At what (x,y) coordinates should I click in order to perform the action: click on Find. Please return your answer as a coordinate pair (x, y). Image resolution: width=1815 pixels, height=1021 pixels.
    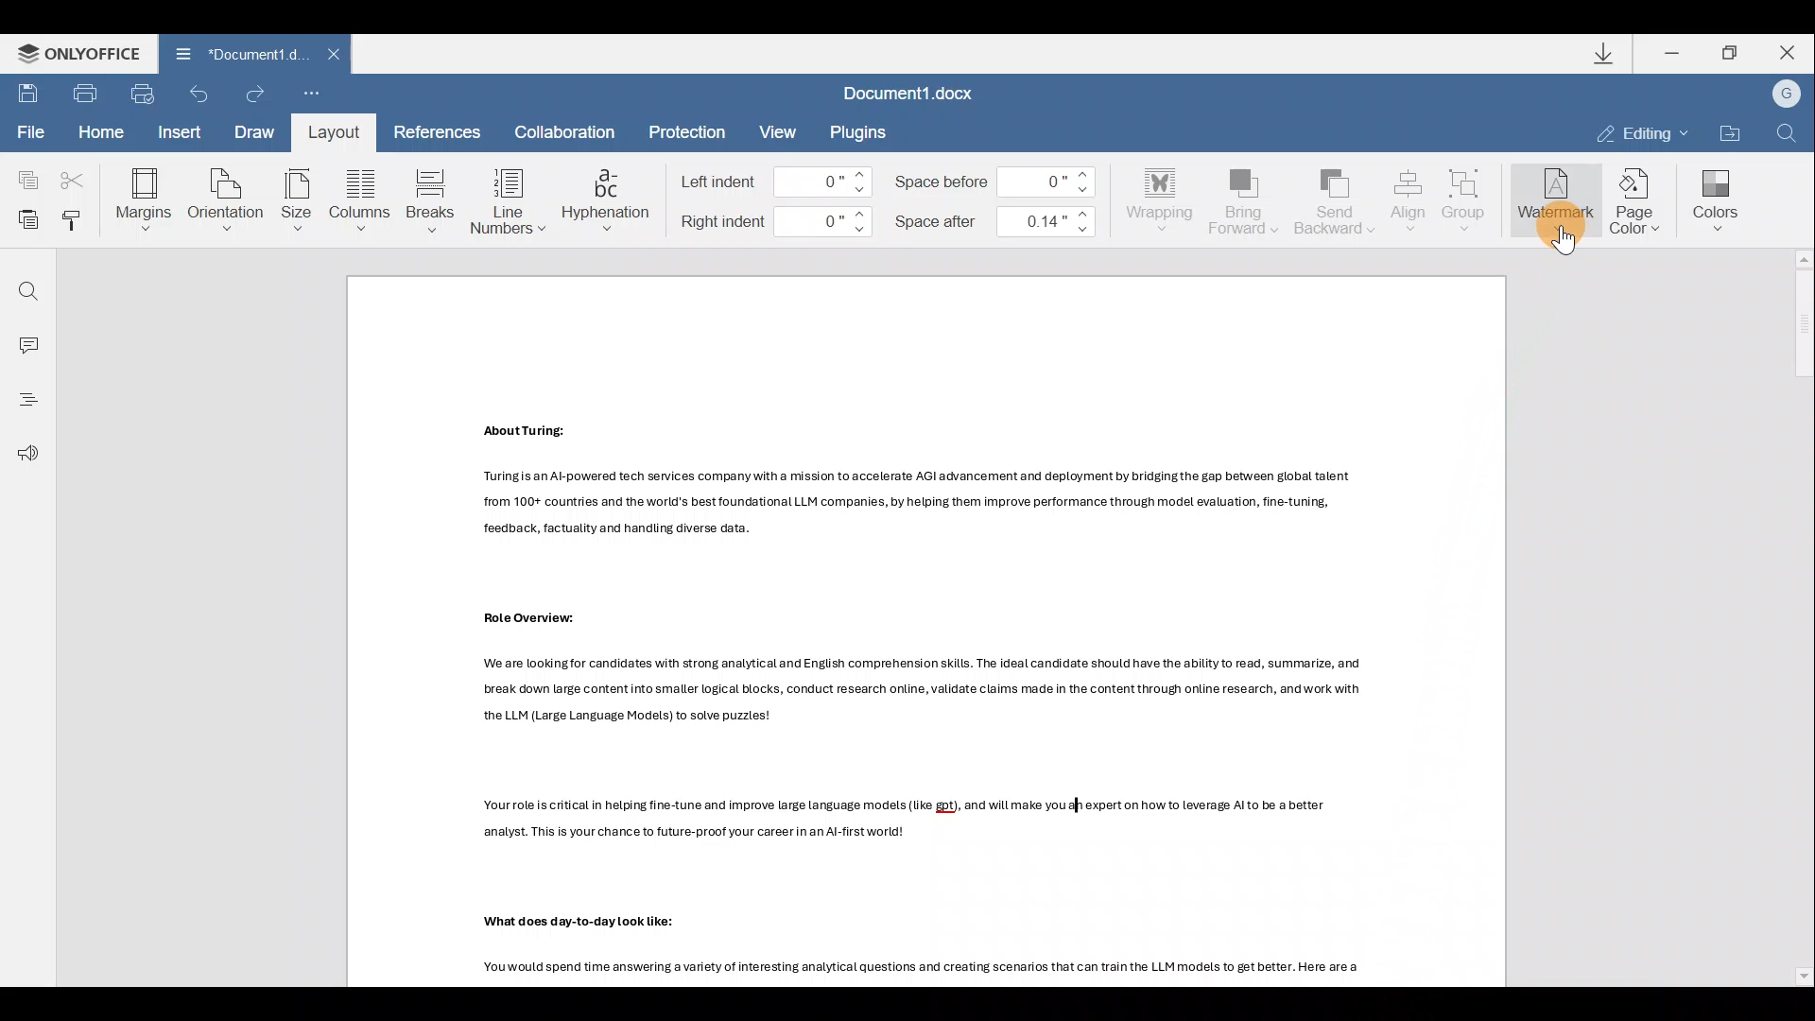
    Looking at the image, I should click on (1787, 130).